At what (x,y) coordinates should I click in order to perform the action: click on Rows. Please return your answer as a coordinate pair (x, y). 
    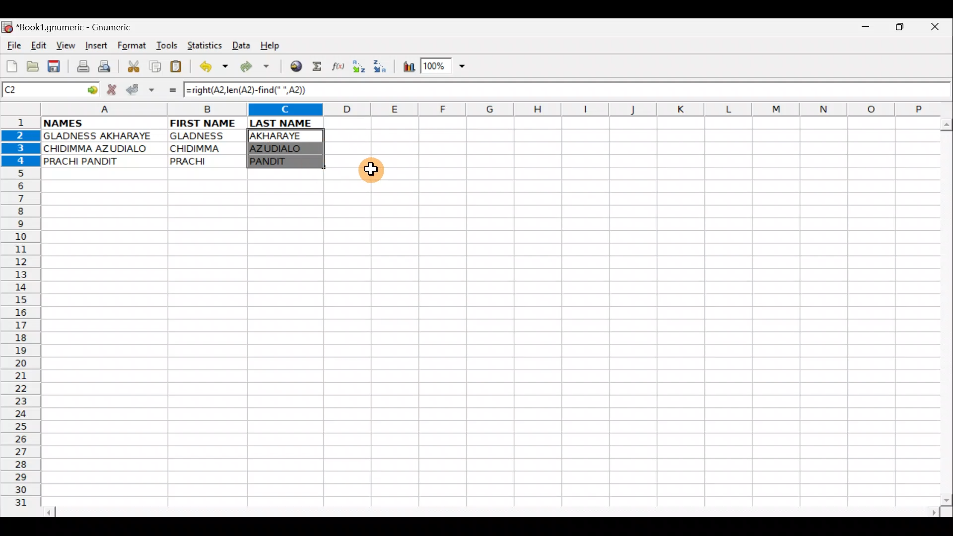
    Looking at the image, I should click on (21, 316).